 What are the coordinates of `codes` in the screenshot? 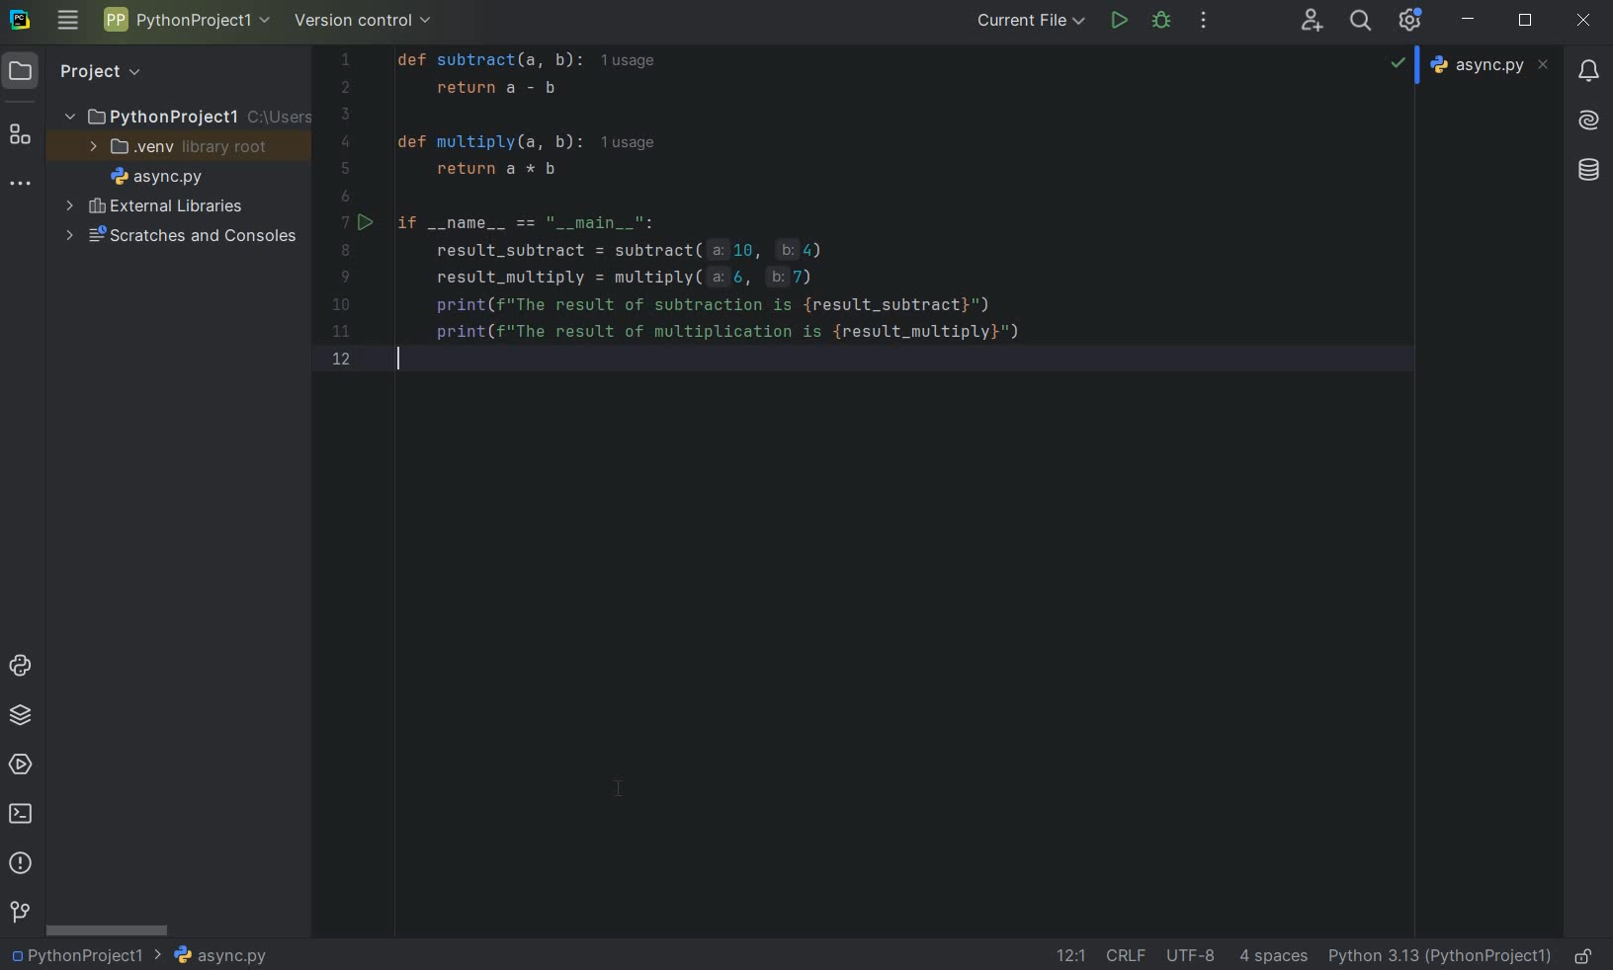 It's located at (815, 231).